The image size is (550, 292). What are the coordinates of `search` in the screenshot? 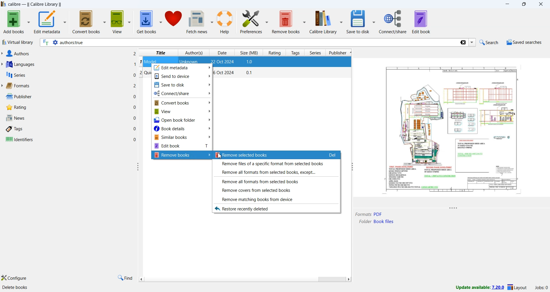 It's located at (488, 42).